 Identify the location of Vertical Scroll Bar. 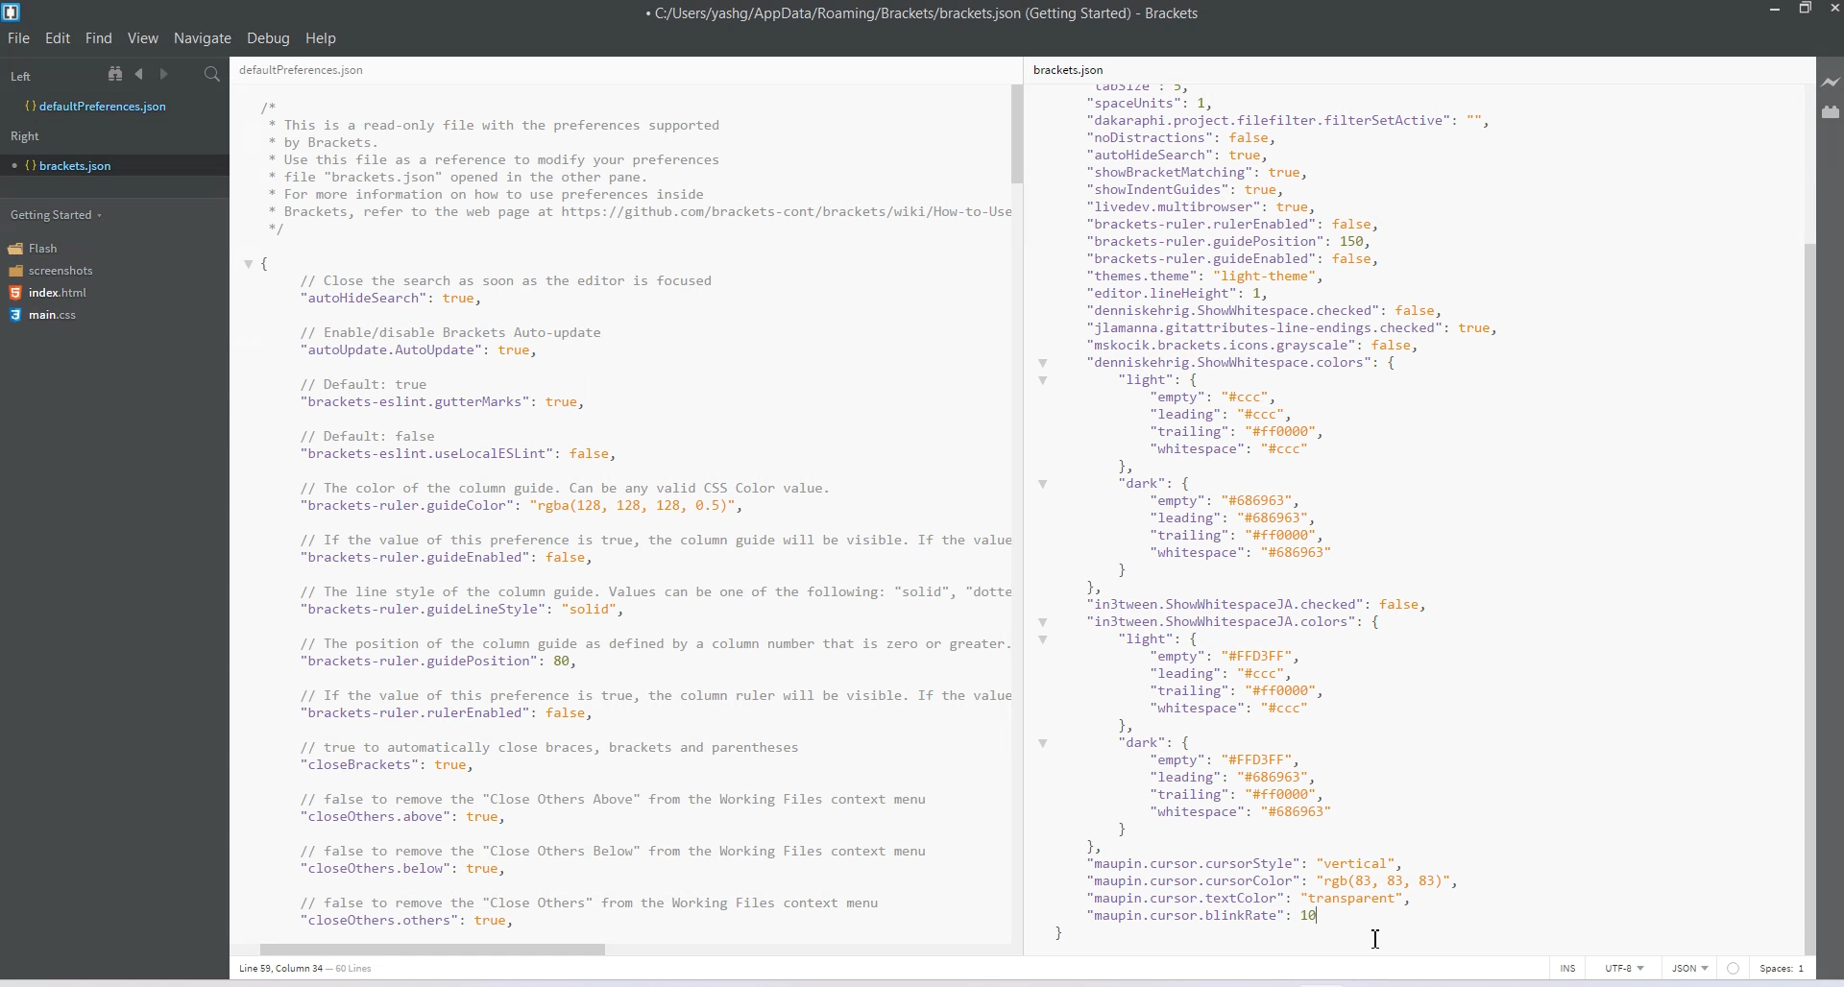
(1017, 507).